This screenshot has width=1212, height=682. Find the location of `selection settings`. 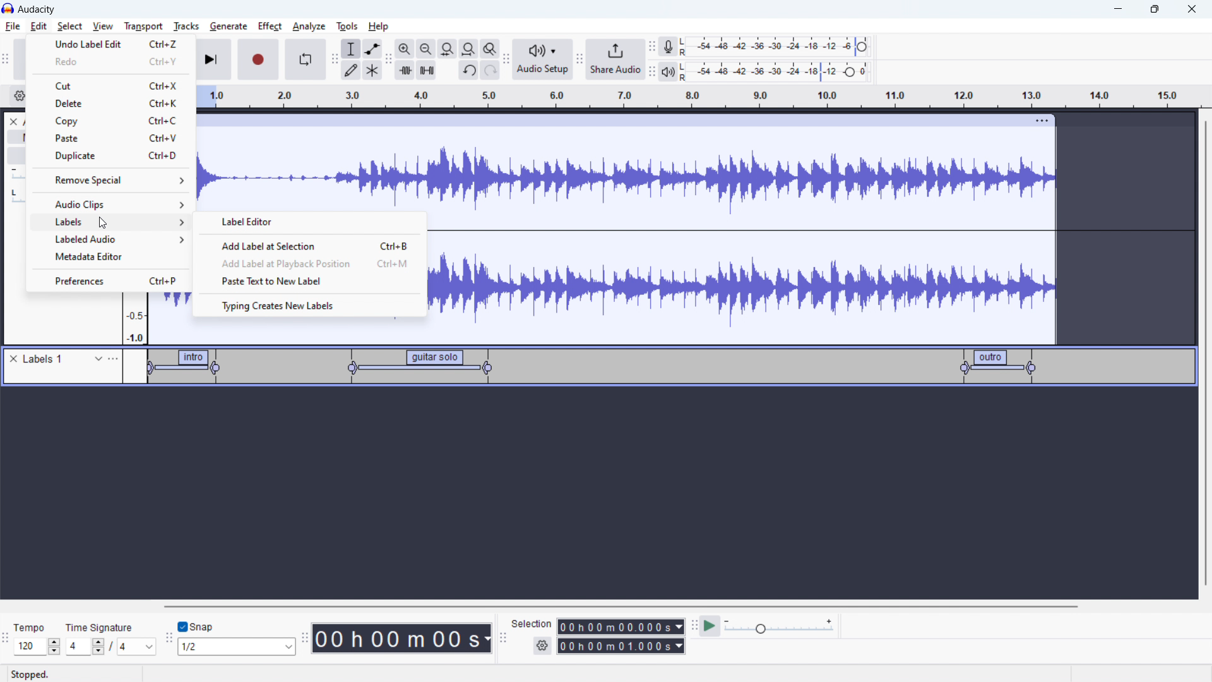

selection settings is located at coordinates (543, 646).